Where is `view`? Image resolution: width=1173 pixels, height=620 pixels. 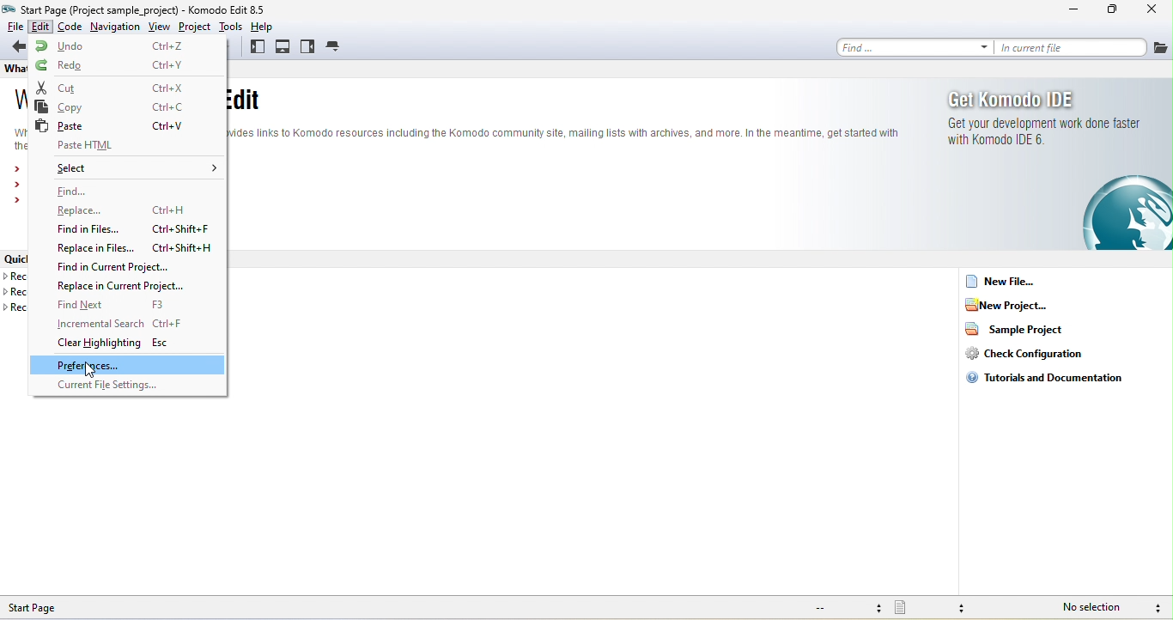
view is located at coordinates (158, 26).